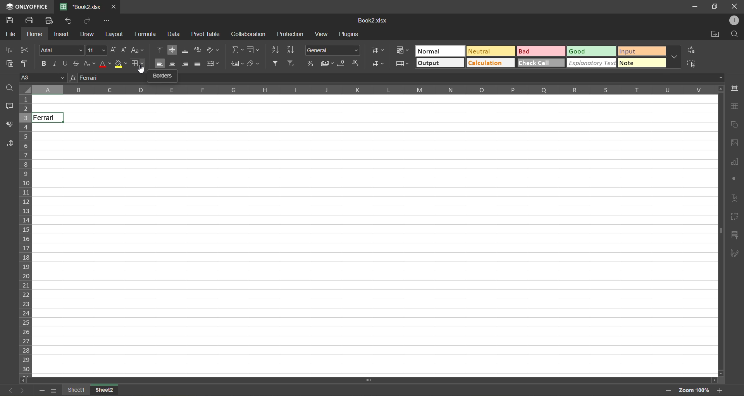 The image size is (744, 396). I want to click on paste, so click(9, 64).